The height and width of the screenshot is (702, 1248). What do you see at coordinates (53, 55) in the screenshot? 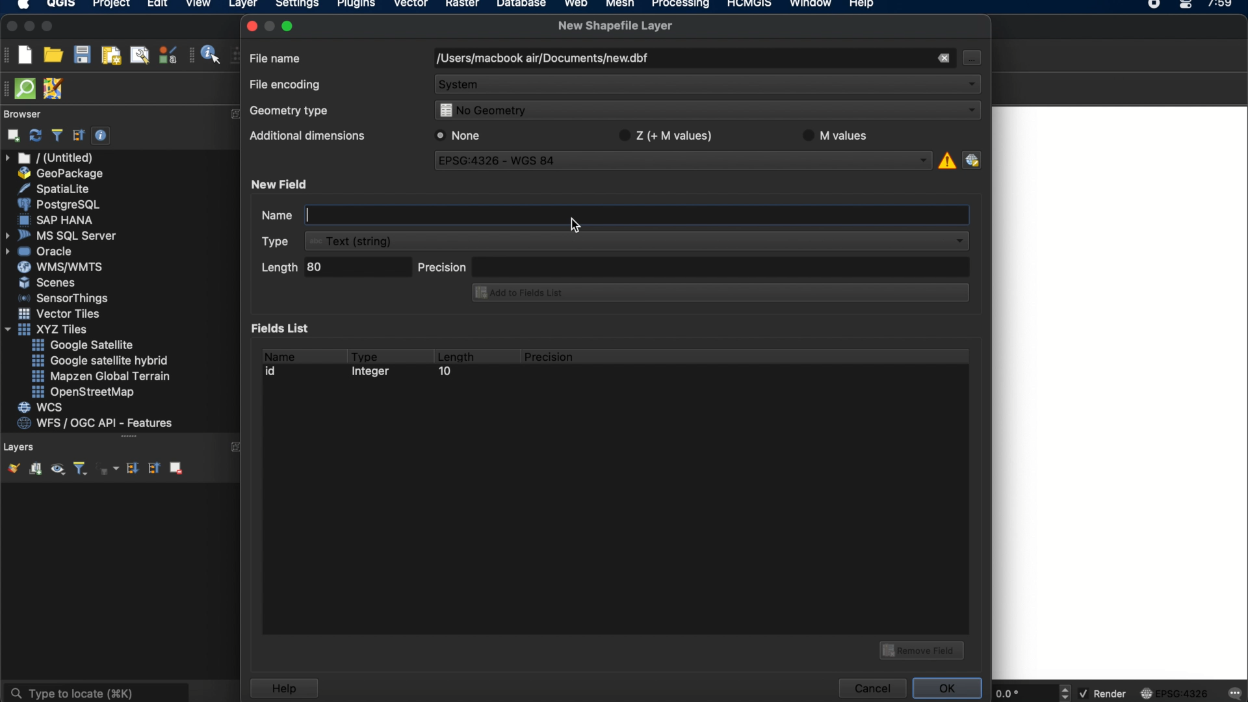
I see `open project` at bounding box center [53, 55].